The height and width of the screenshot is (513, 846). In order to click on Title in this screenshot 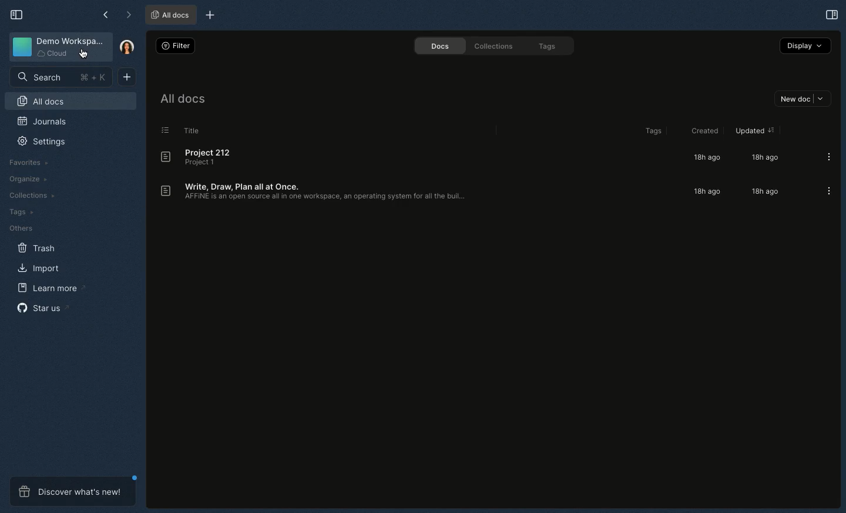, I will do `click(190, 131)`.